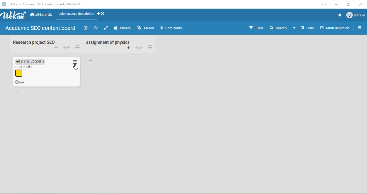 This screenshot has width=367, height=194. I want to click on 0/0, so click(22, 82).